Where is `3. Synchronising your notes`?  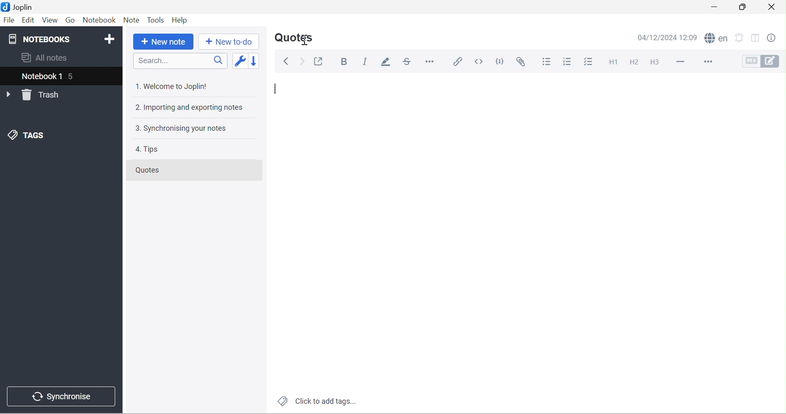
3. Synchronising your notes is located at coordinates (186, 129).